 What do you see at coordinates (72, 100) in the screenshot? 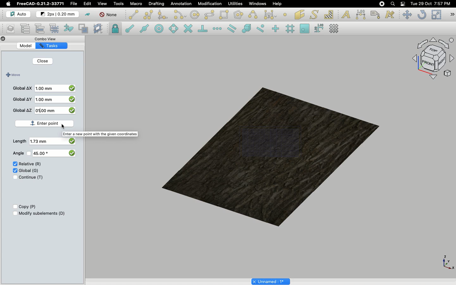
I see `checkbox` at bounding box center [72, 100].